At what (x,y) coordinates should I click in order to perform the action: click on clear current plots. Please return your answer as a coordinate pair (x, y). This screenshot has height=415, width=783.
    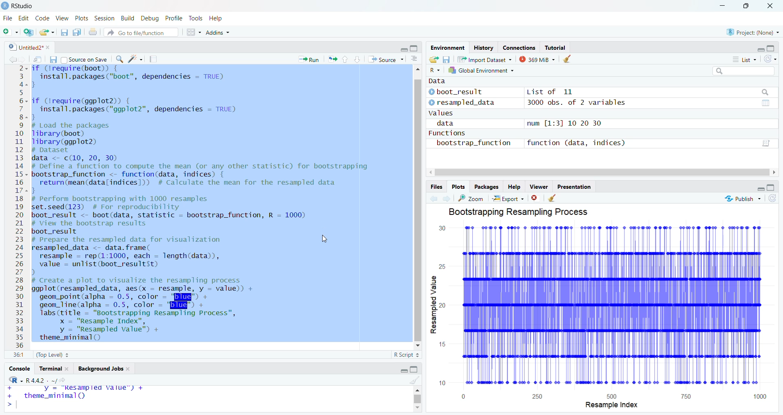
    Looking at the image, I should click on (536, 198).